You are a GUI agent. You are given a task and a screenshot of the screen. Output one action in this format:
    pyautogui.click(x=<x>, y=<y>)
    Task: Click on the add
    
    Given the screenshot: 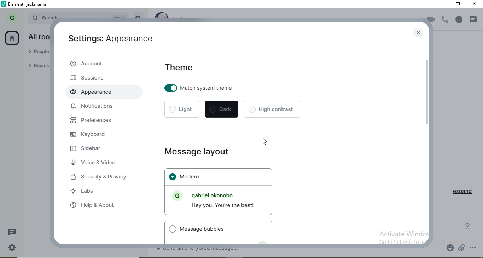 What is the action you would take?
    pyautogui.click(x=13, y=55)
    